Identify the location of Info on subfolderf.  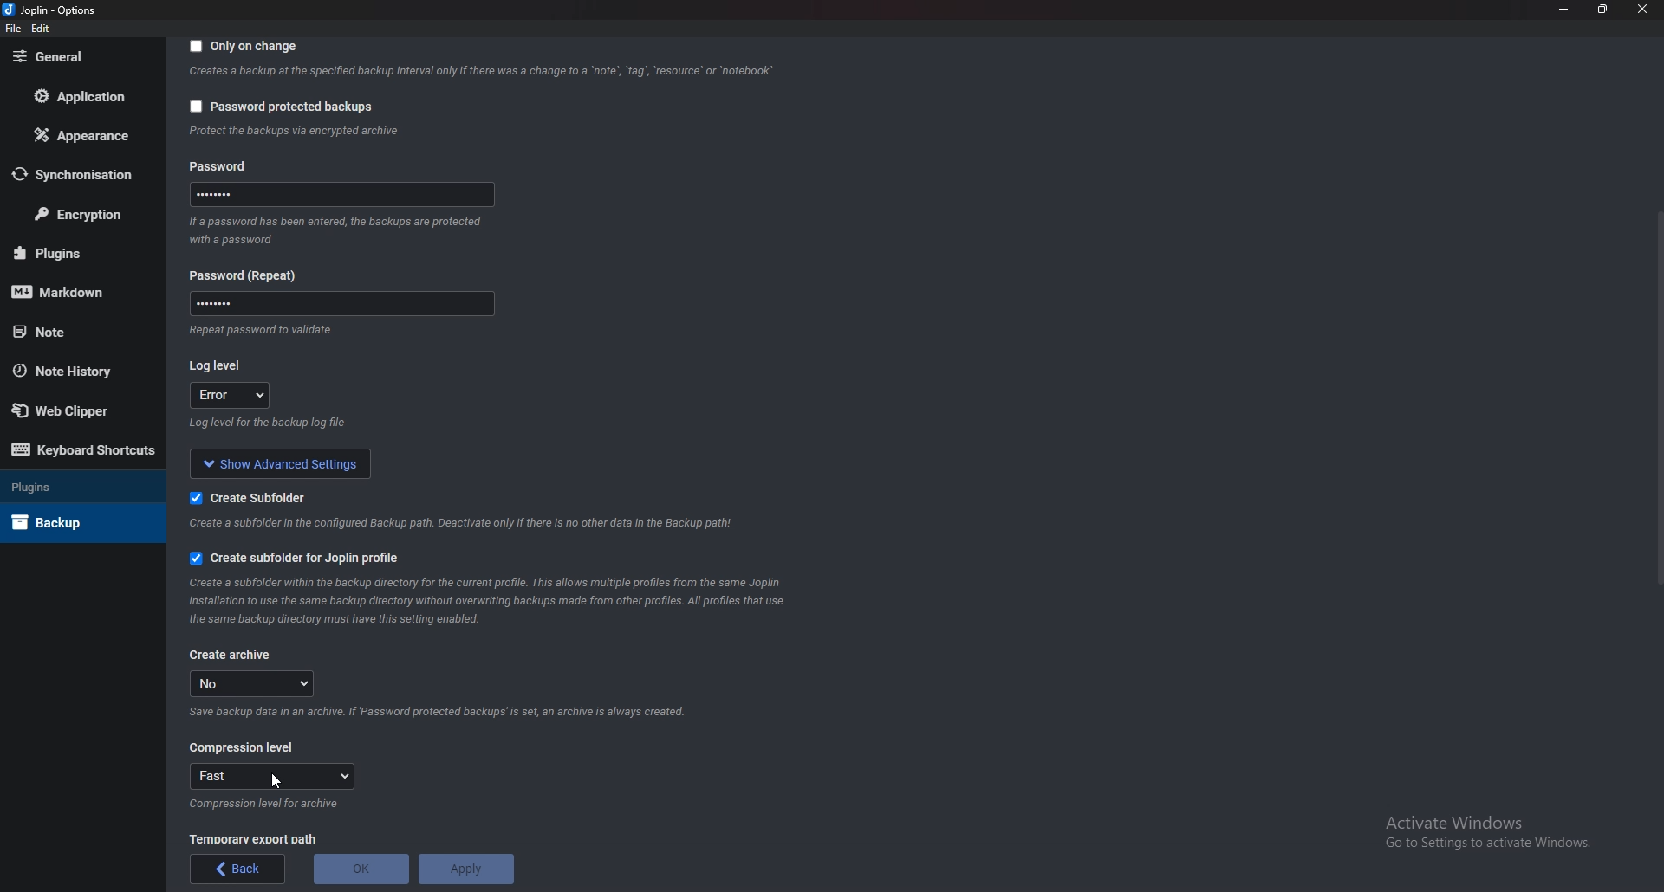
(464, 523).